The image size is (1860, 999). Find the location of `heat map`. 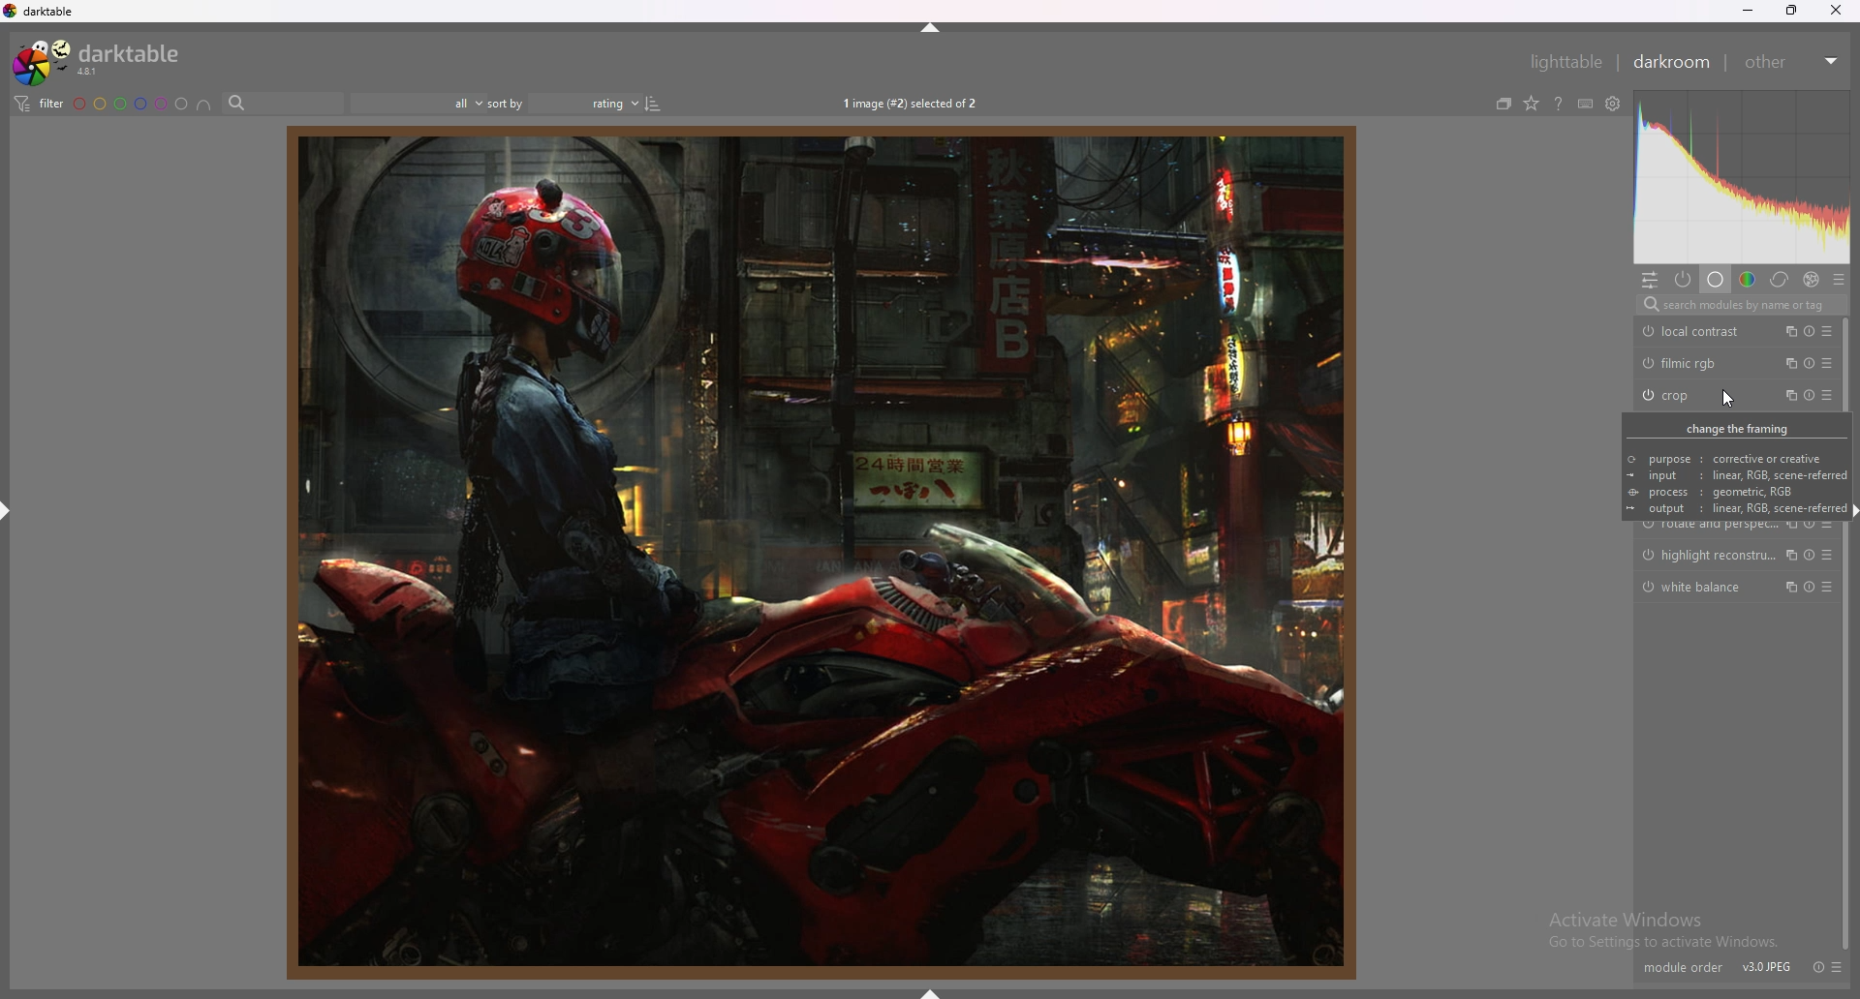

heat map is located at coordinates (1741, 176).